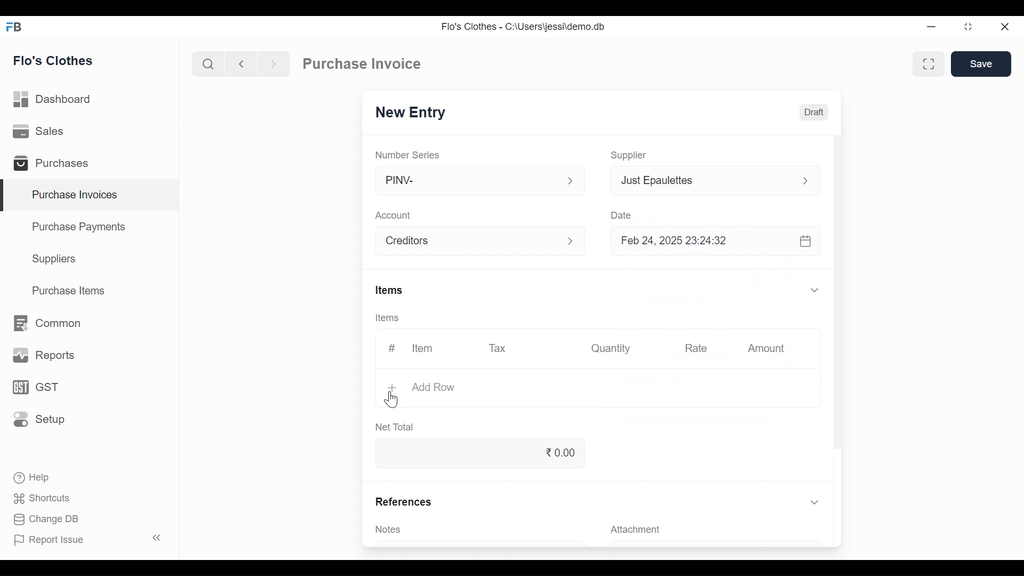 Image resolution: width=1024 pixels, height=576 pixels. I want to click on References, so click(402, 501).